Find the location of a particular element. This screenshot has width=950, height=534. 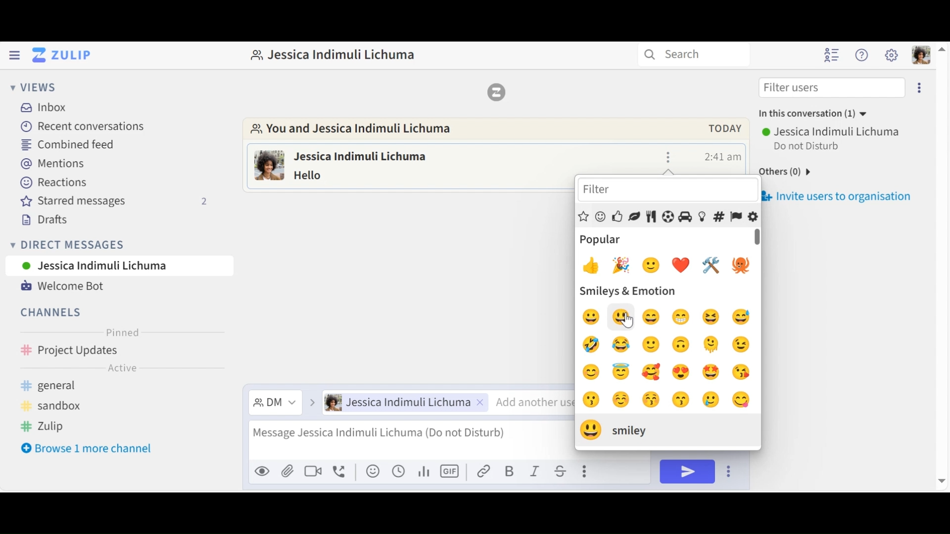

Time is located at coordinates (723, 156).